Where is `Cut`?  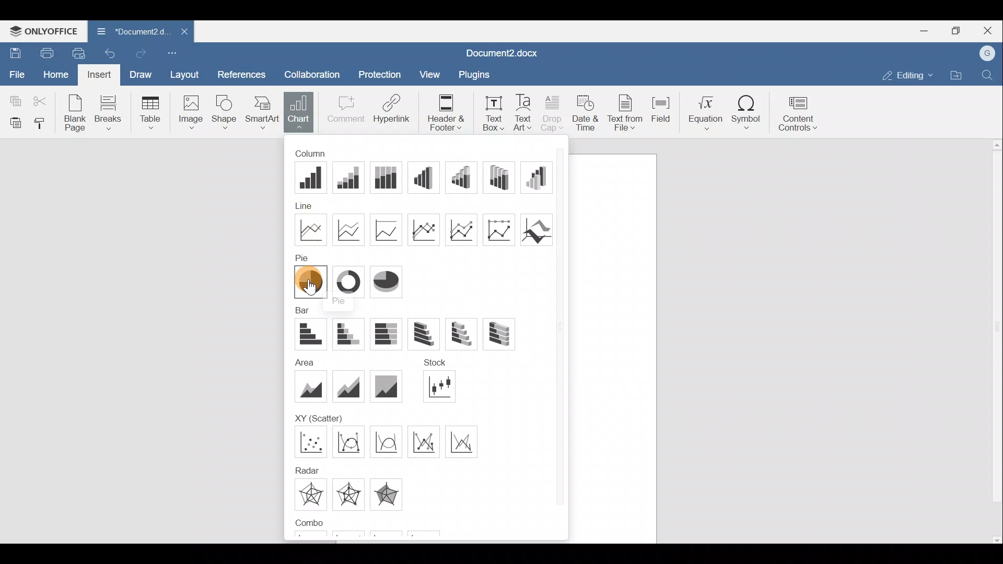 Cut is located at coordinates (41, 100).